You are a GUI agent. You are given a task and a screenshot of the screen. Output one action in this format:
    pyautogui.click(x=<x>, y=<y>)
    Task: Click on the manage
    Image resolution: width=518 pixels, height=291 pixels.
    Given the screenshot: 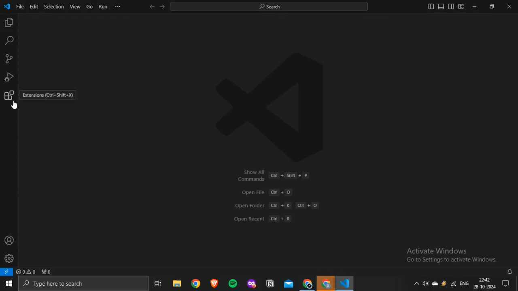 What is the action you would take?
    pyautogui.click(x=9, y=258)
    